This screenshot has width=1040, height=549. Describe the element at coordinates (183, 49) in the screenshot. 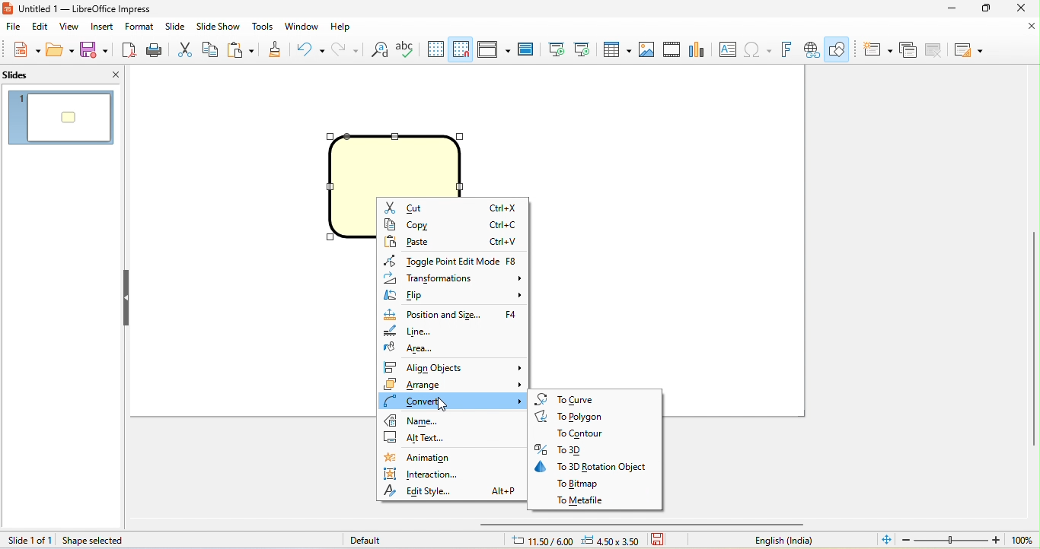

I see `cut` at that location.